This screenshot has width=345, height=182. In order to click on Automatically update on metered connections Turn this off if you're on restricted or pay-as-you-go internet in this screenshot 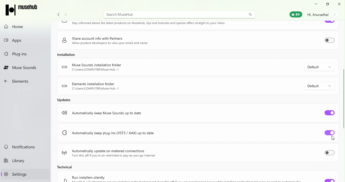, I will do `click(116, 153)`.